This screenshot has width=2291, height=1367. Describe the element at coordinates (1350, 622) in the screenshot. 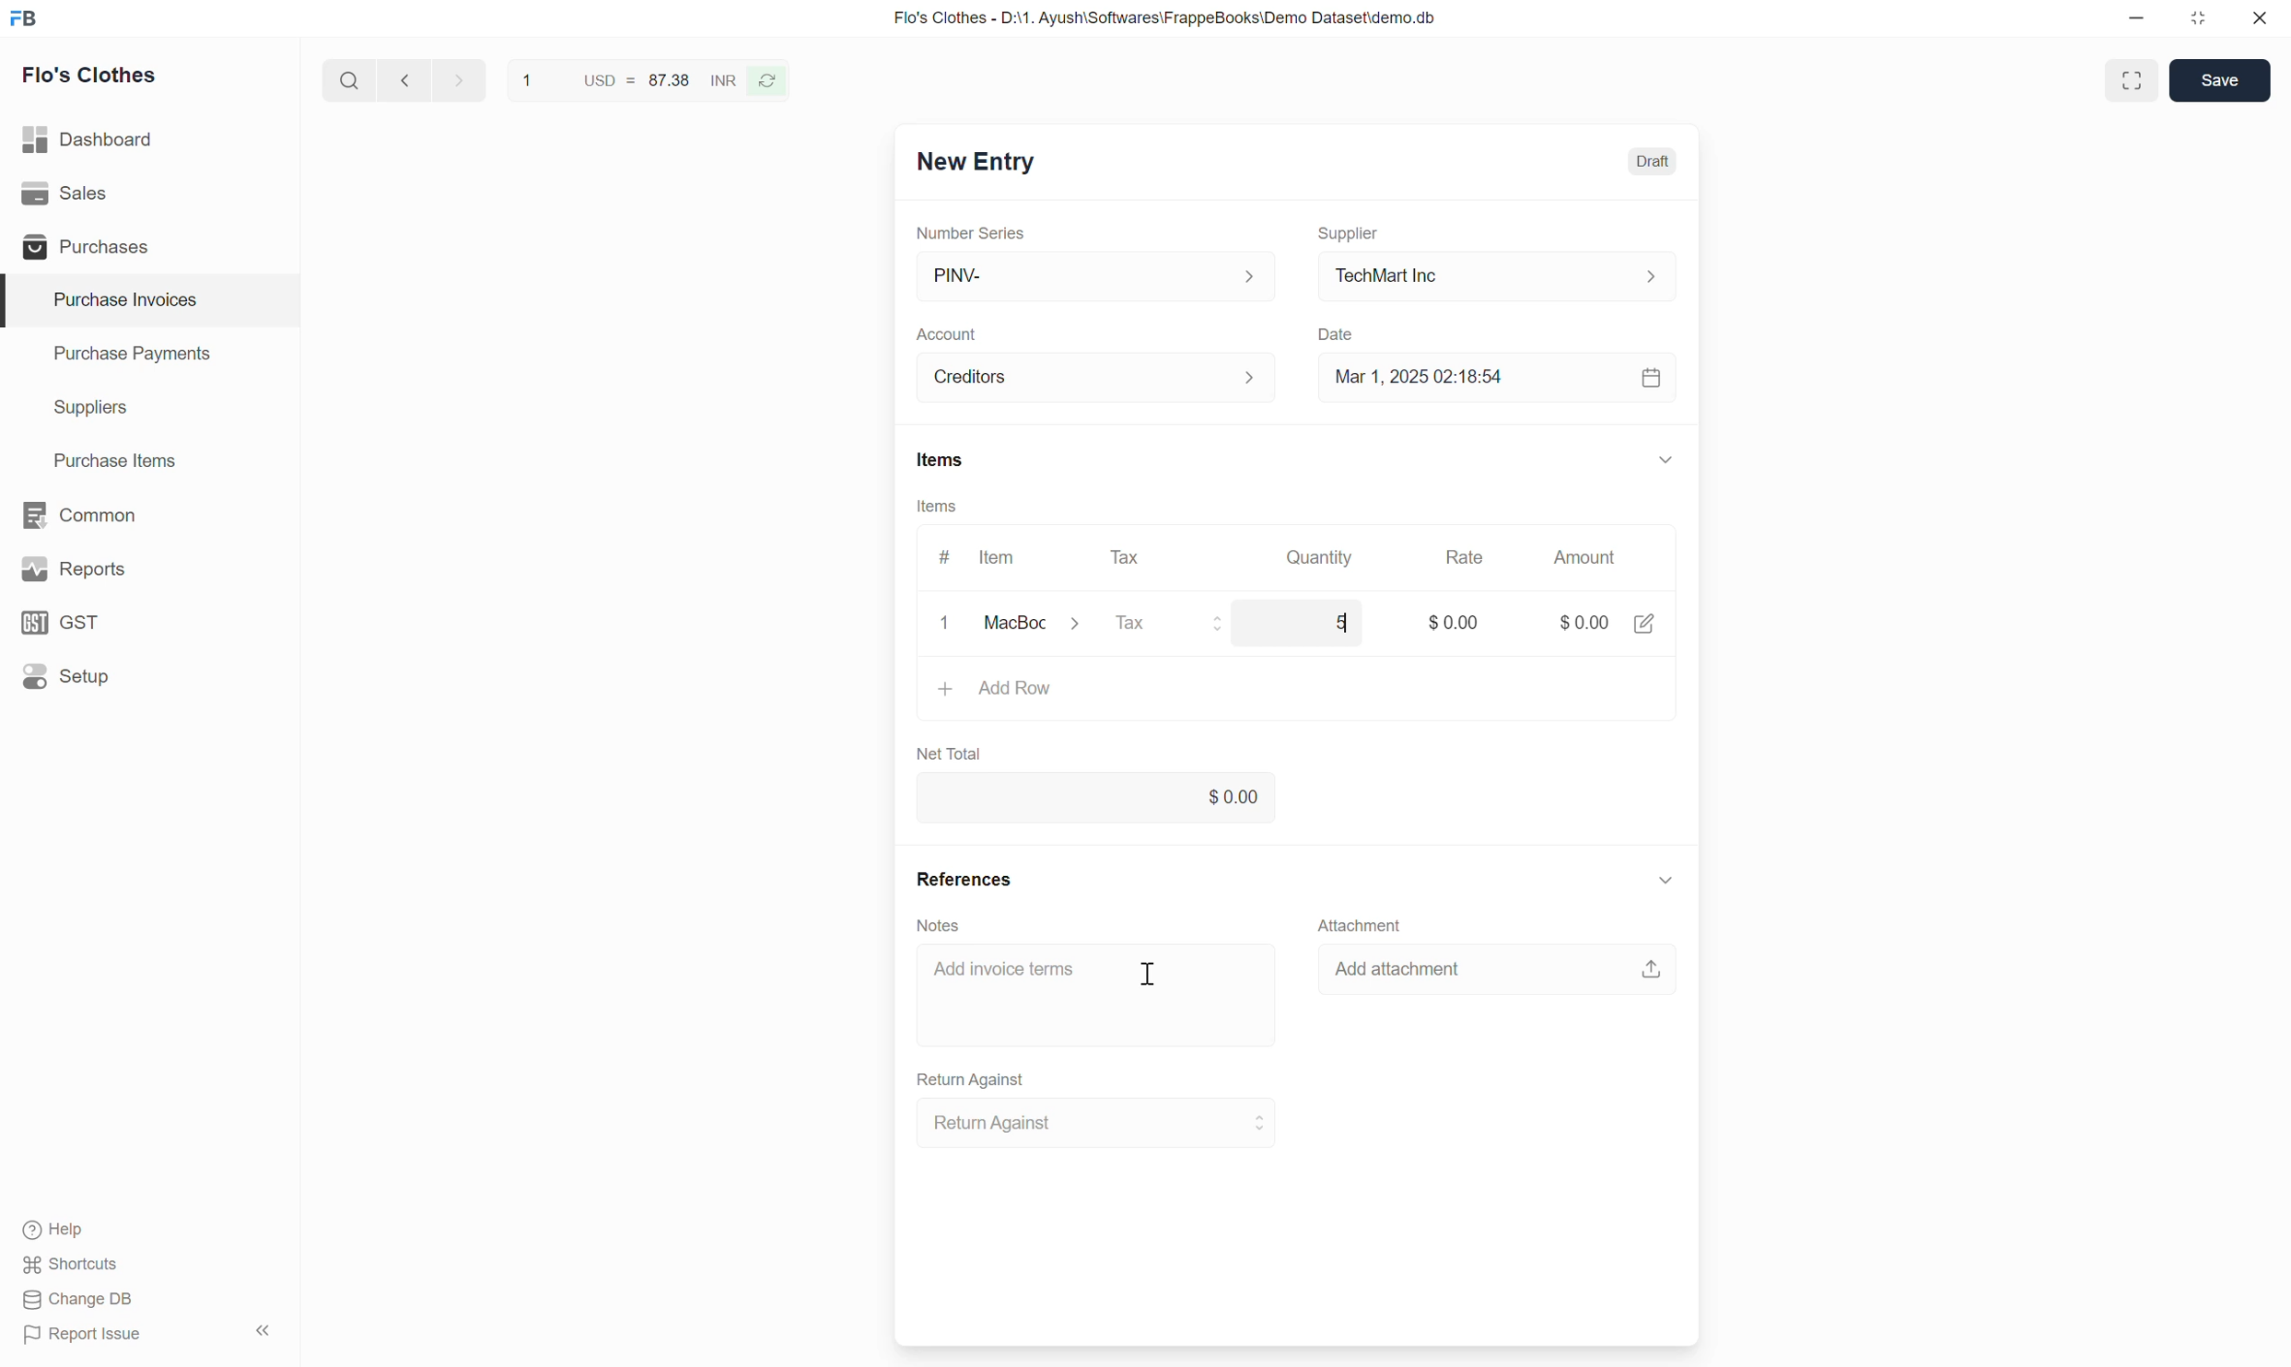

I see `cursor` at that location.